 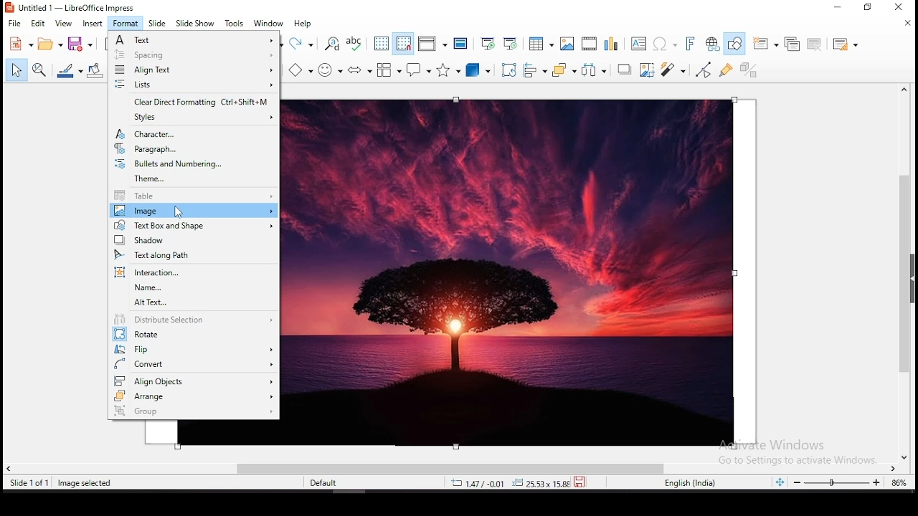 I want to click on scroll bar, so click(x=453, y=467).